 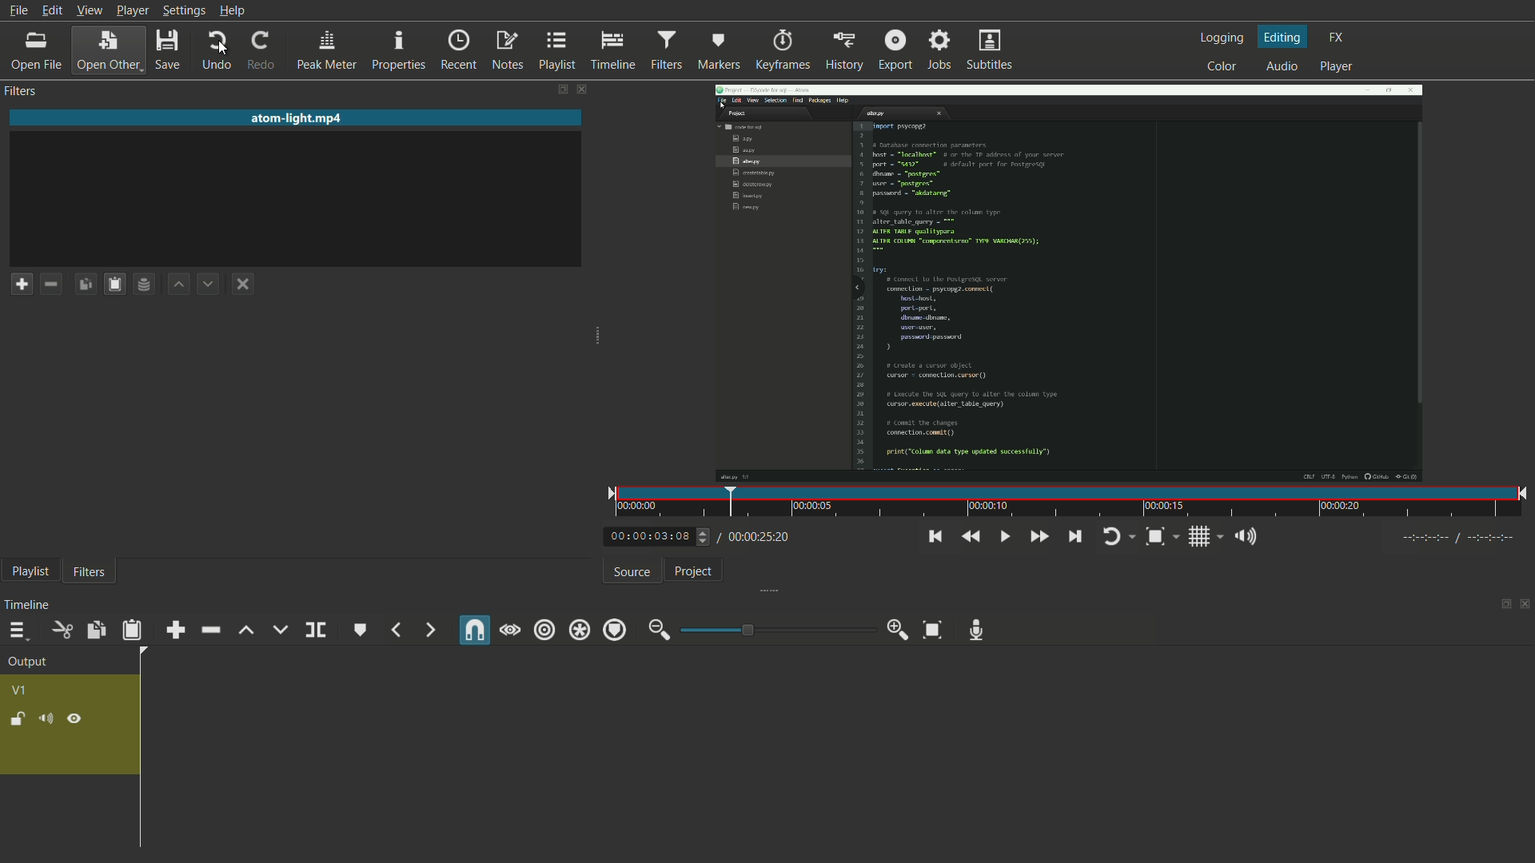 I want to click on overwrite, so click(x=279, y=630).